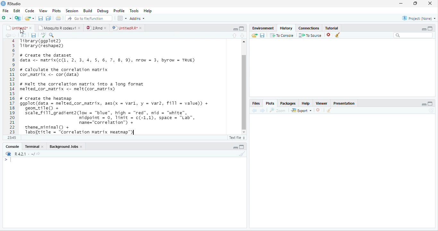  I want to click on , so click(418, 103).